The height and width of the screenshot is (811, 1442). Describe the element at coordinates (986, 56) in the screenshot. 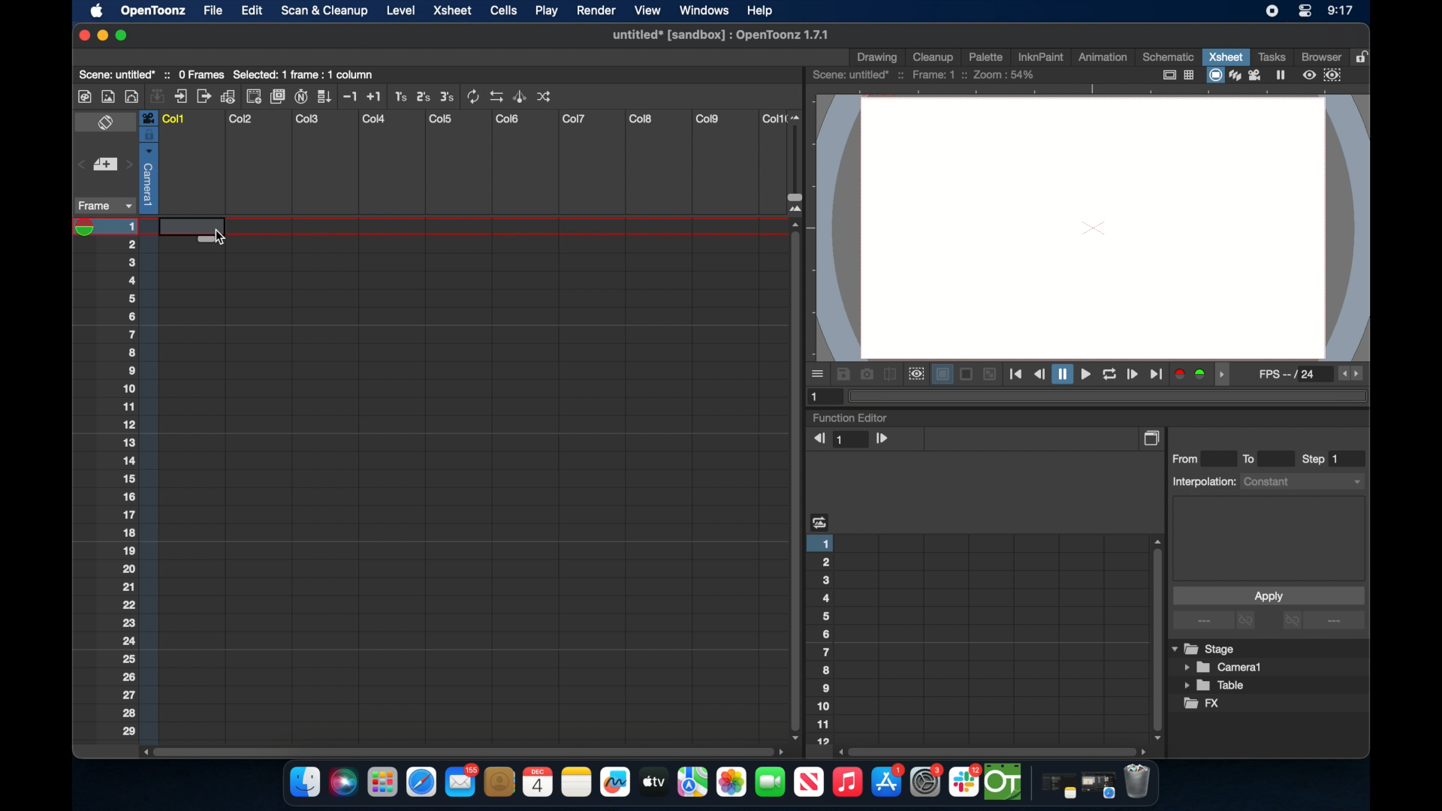

I see `palette` at that location.